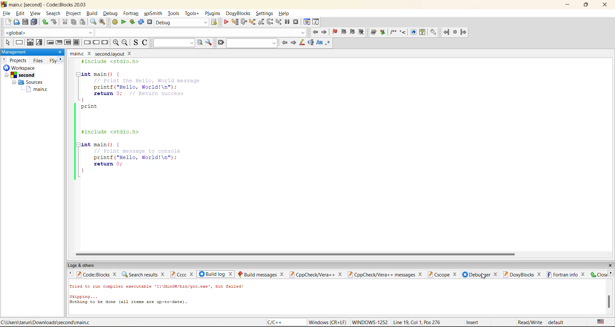 Image resolution: width=615 pixels, height=327 pixels. Describe the element at coordinates (386, 274) in the screenshot. I see `cppcheck/vera++ messages` at that location.